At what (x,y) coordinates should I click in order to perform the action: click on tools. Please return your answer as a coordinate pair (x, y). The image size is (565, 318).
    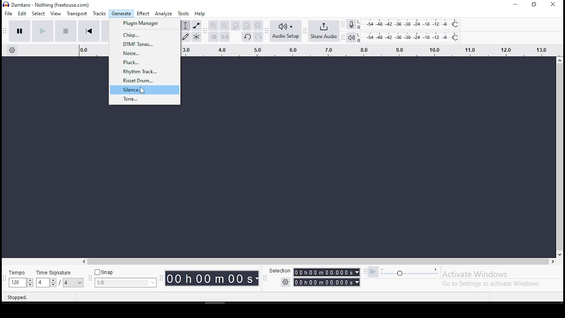
    Looking at the image, I should click on (184, 13).